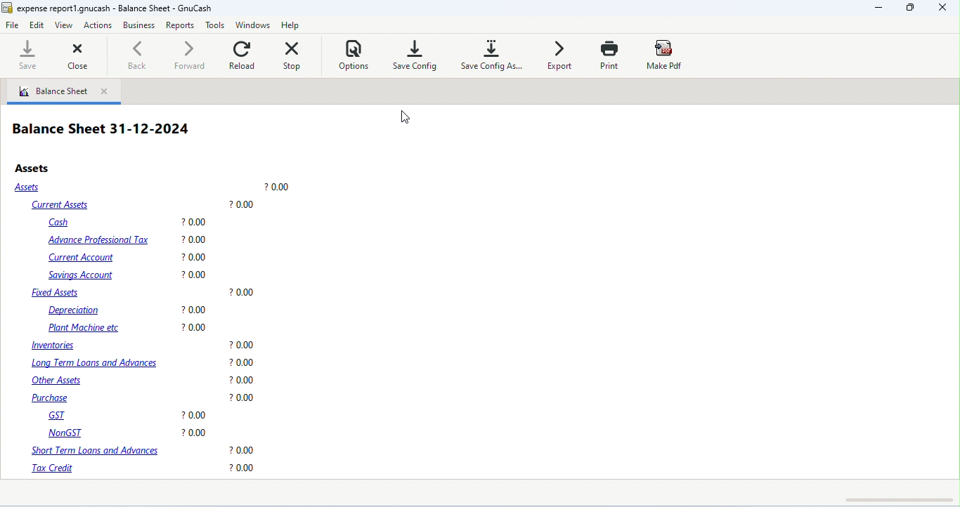 The image size is (960, 507). Describe the element at coordinates (130, 416) in the screenshot. I see `GST` at that location.